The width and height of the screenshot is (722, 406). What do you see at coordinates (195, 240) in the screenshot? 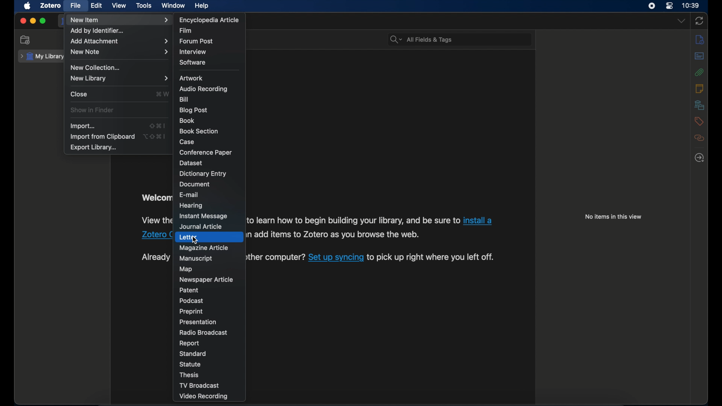
I see `cursor` at bounding box center [195, 240].